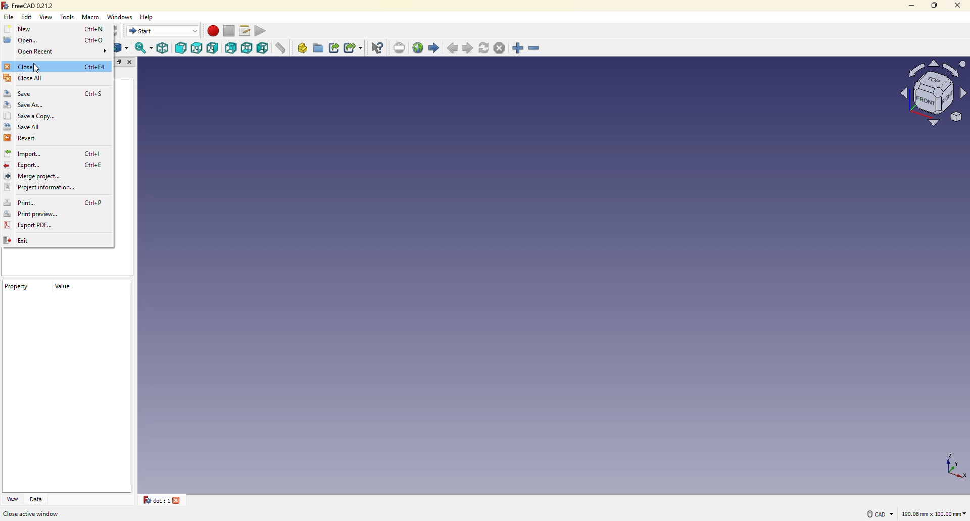  What do you see at coordinates (264, 30) in the screenshot?
I see `execute macros` at bounding box center [264, 30].